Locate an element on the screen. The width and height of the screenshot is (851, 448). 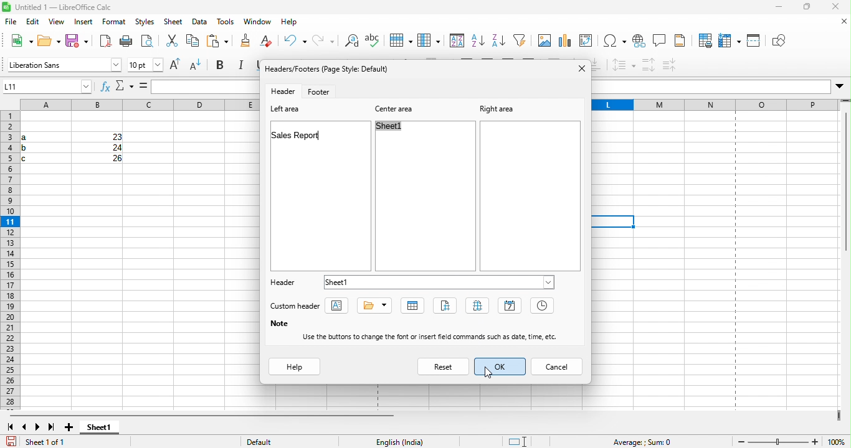
close is located at coordinates (578, 70).